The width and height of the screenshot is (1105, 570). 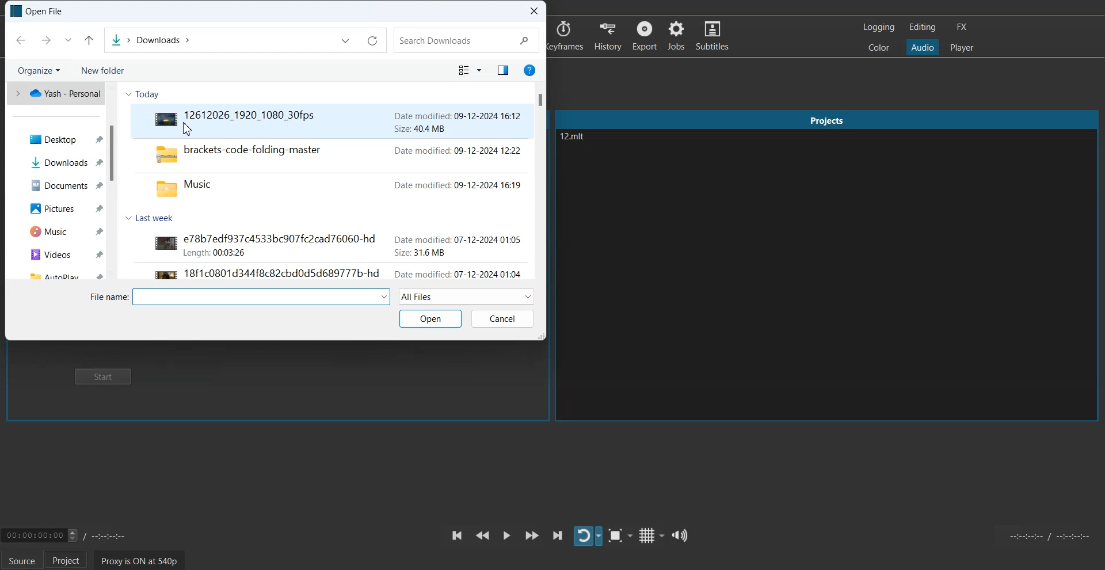 I want to click on File Path address, so click(x=150, y=41).